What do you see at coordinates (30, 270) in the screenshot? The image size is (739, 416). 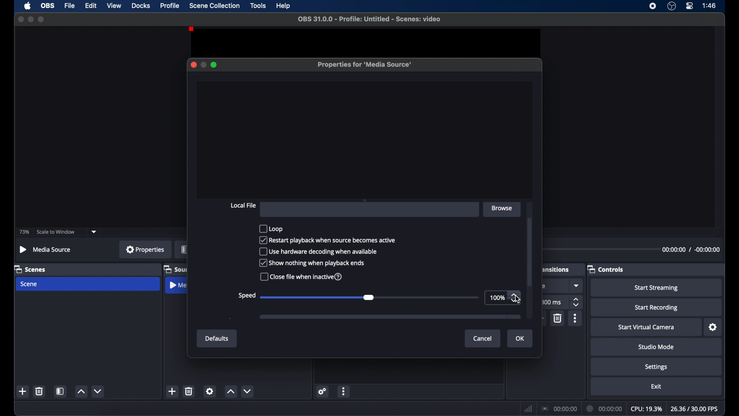 I see `scenes` at bounding box center [30, 270].